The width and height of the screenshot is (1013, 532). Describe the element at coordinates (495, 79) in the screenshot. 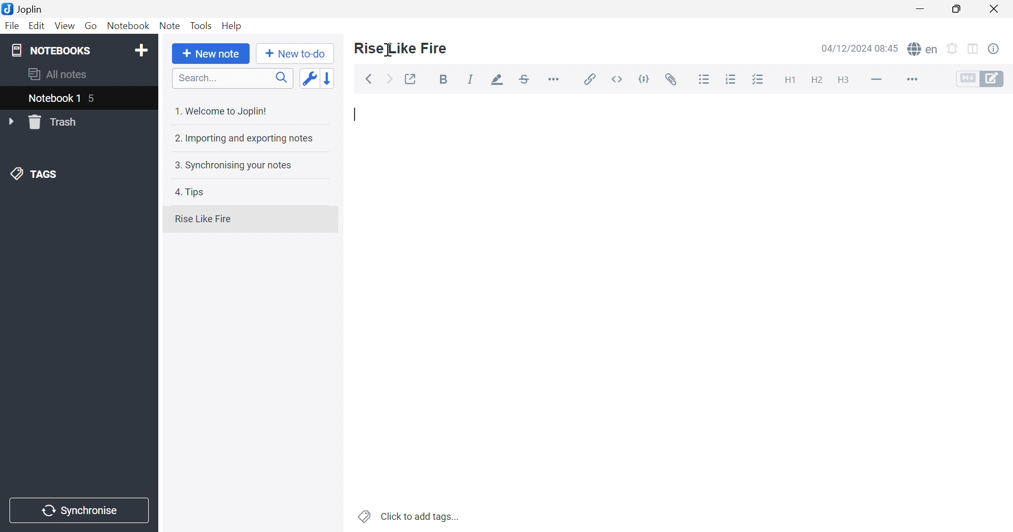

I see `Highlight` at that location.